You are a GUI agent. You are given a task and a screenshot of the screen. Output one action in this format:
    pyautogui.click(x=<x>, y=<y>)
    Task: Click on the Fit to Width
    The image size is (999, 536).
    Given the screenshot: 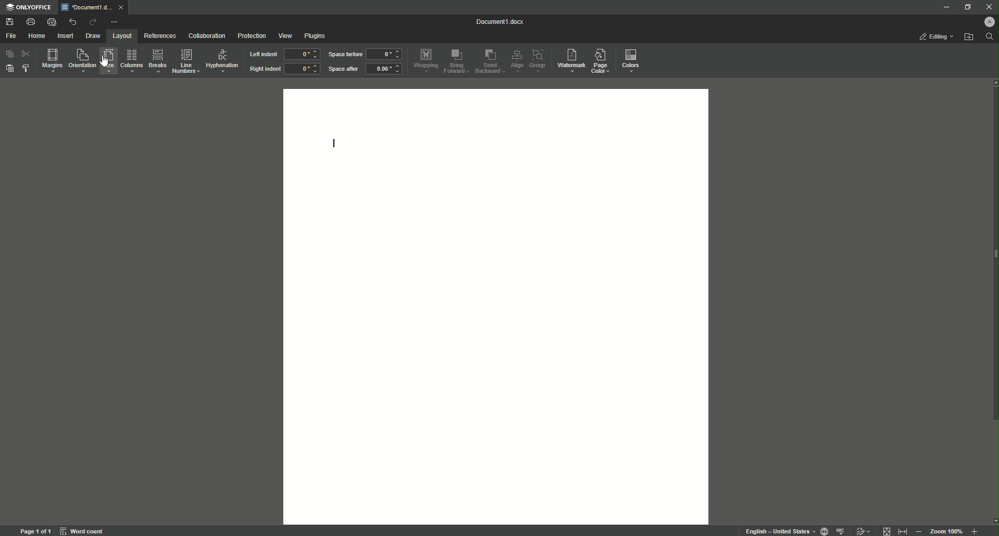 What is the action you would take?
    pyautogui.click(x=888, y=530)
    